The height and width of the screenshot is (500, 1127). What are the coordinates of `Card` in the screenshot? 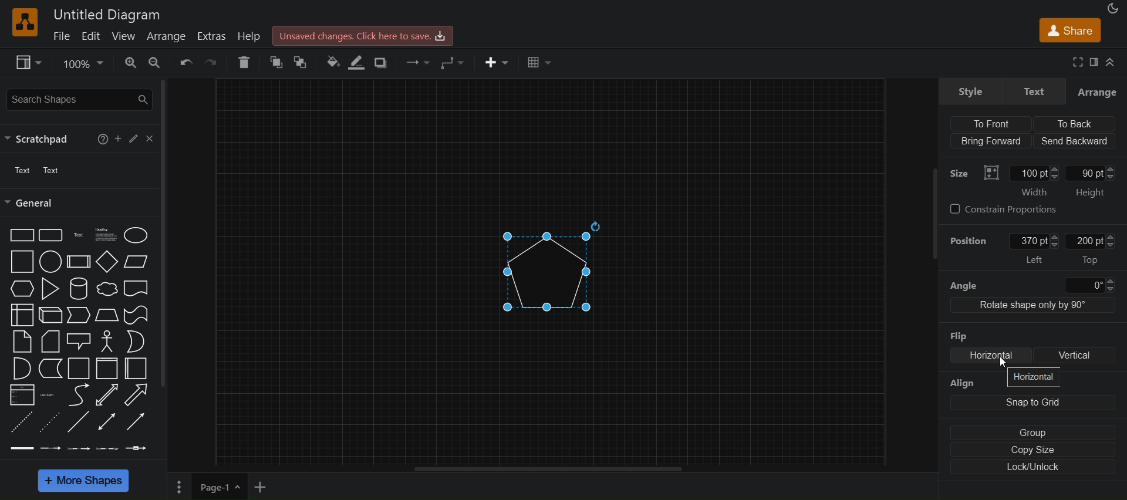 It's located at (50, 342).